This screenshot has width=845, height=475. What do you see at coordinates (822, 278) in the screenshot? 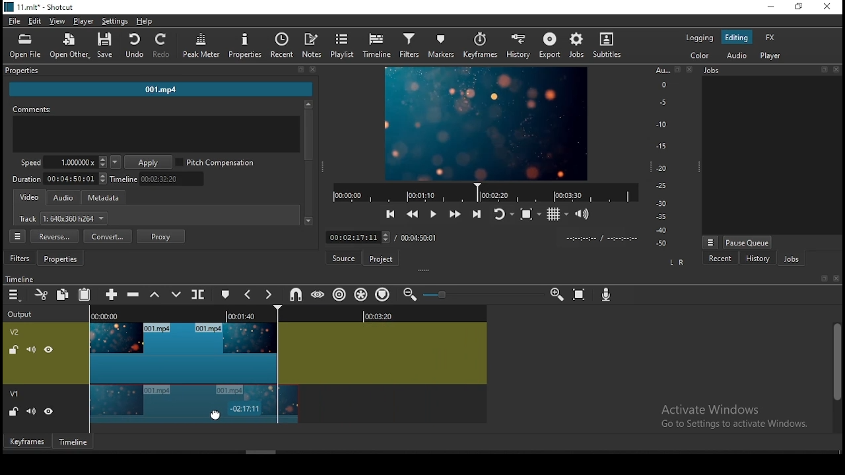
I see `MAXIMIZE` at bounding box center [822, 278].